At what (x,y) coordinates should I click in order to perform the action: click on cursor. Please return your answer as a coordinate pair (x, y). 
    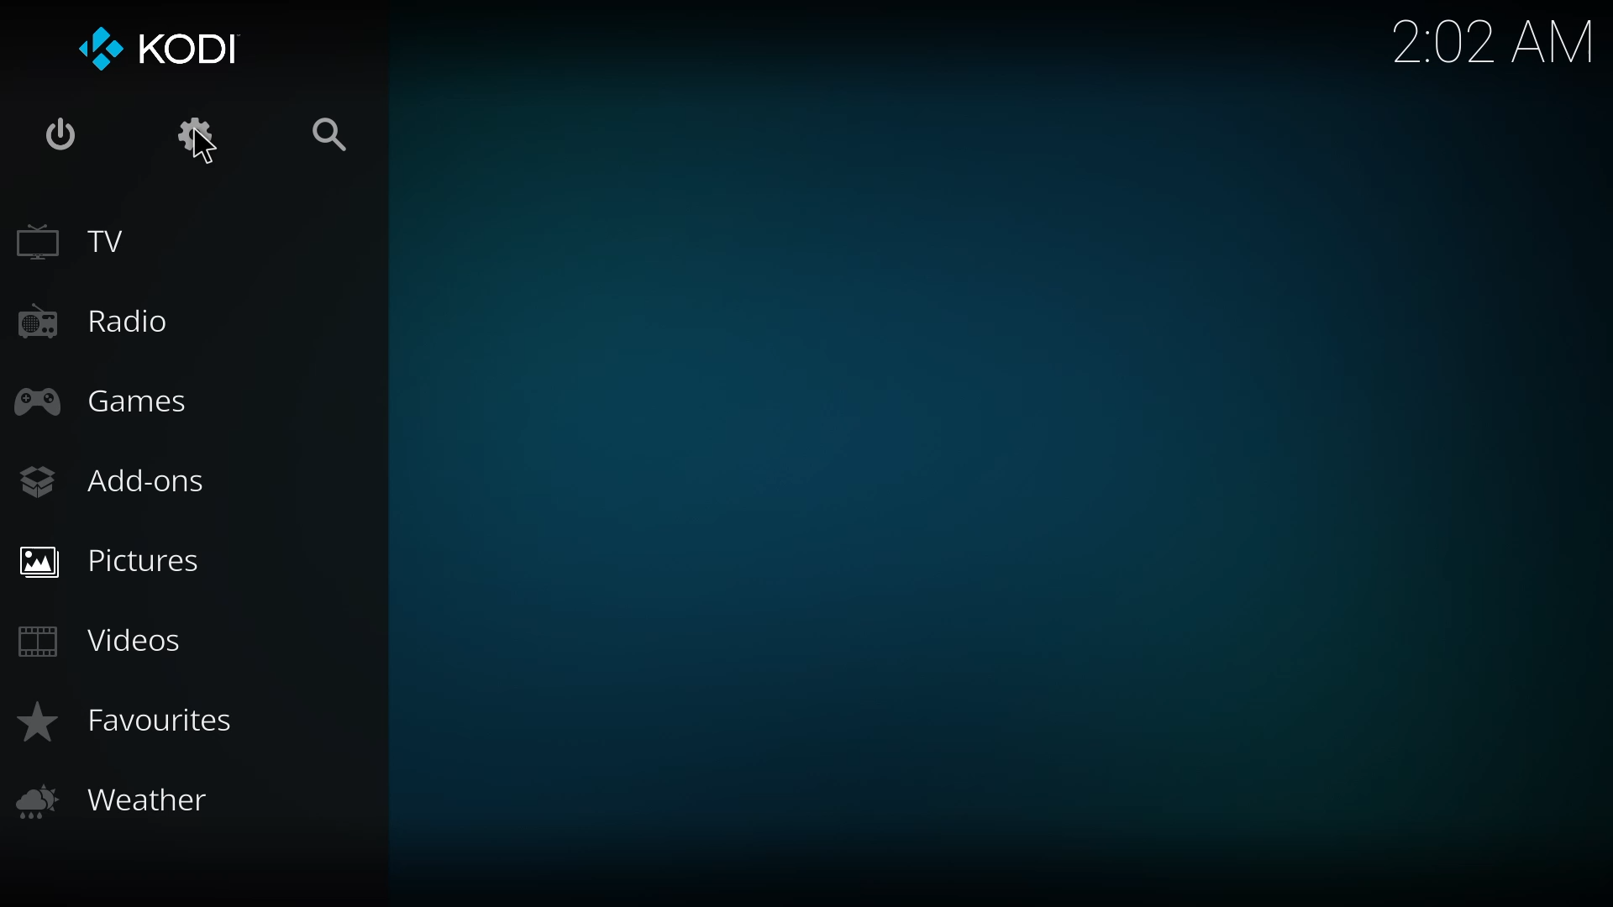
    Looking at the image, I should click on (207, 146).